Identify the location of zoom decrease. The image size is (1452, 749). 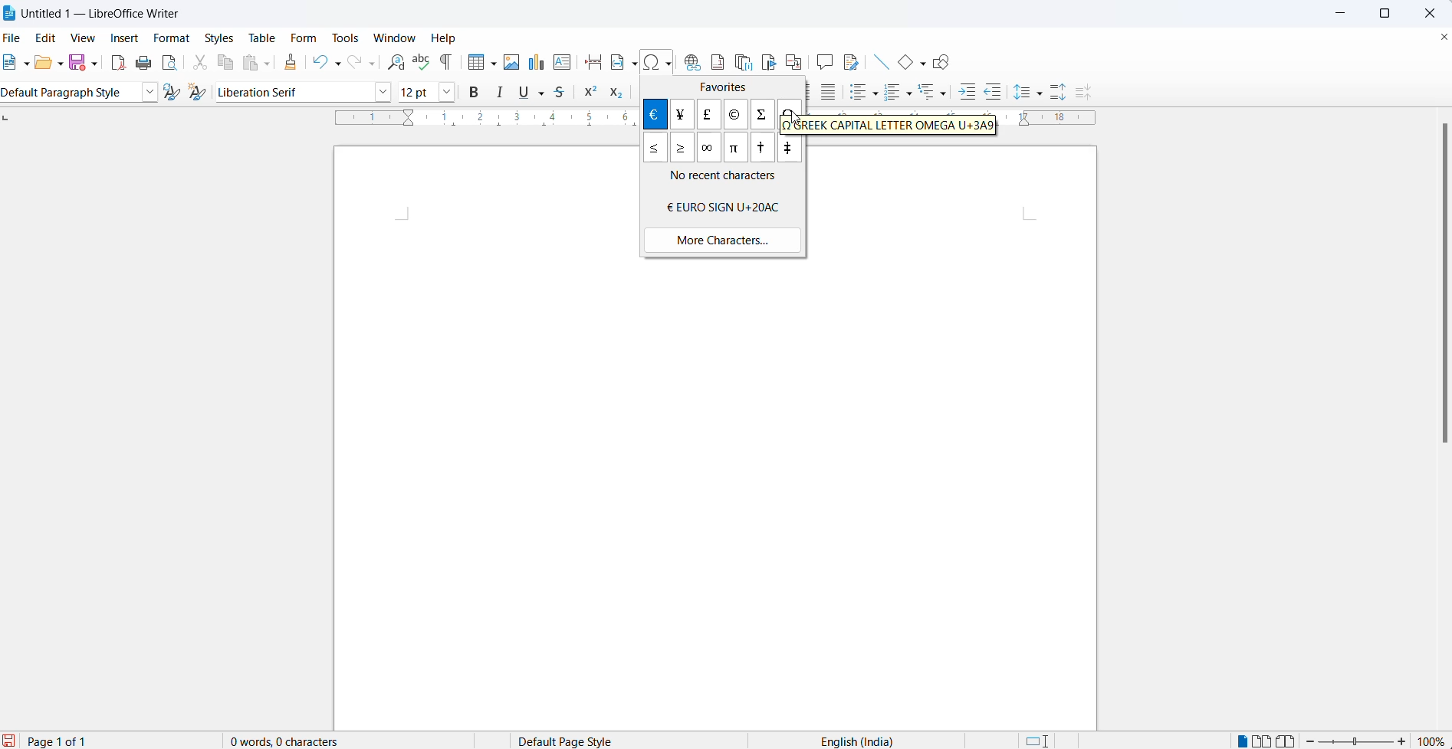
(1311, 740).